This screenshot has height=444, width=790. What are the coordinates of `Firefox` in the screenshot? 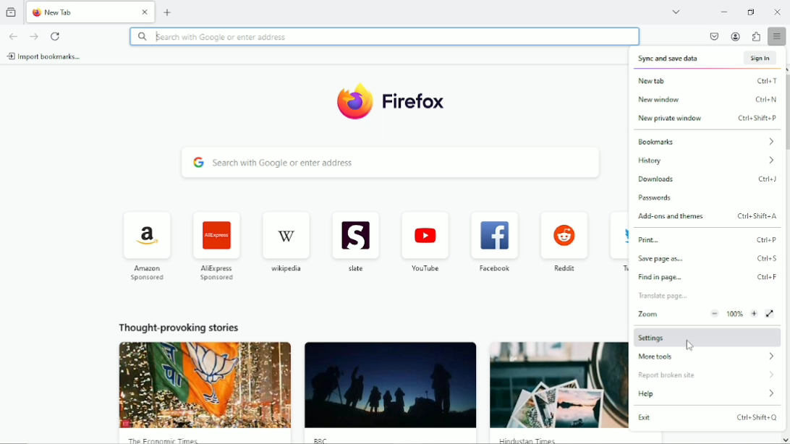 It's located at (416, 104).